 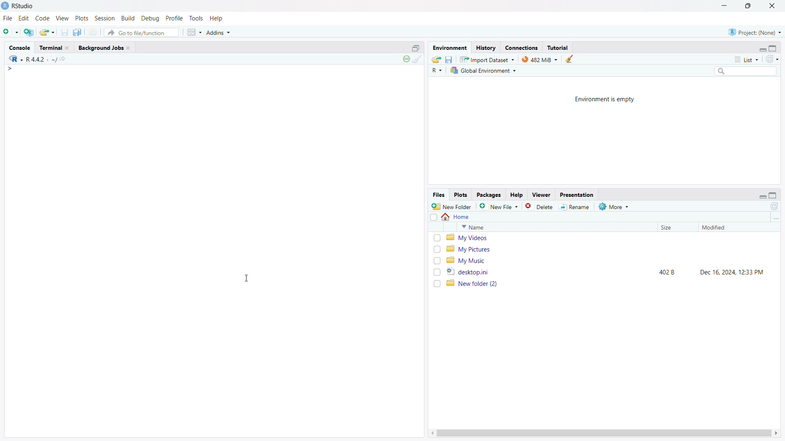 What do you see at coordinates (558, 47) in the screenshot?
I see `tutorial` at bounding box center [558, 47].